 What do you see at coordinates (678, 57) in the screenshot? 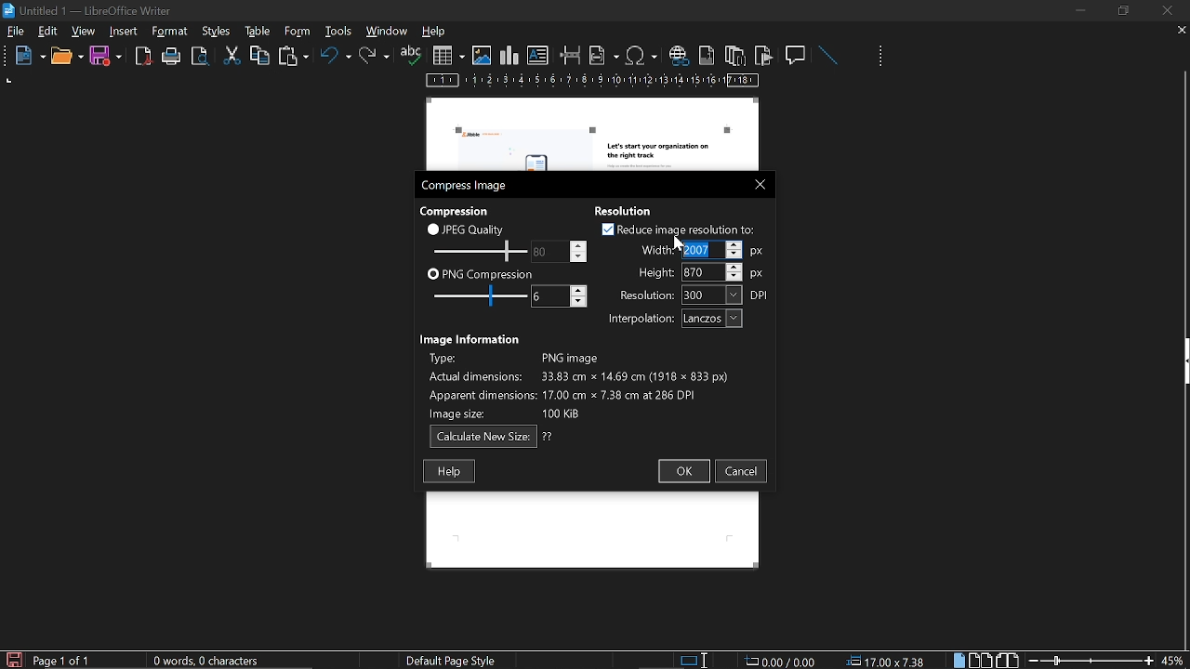
I see `insert hyperlink` at bounding box center [678, 57].